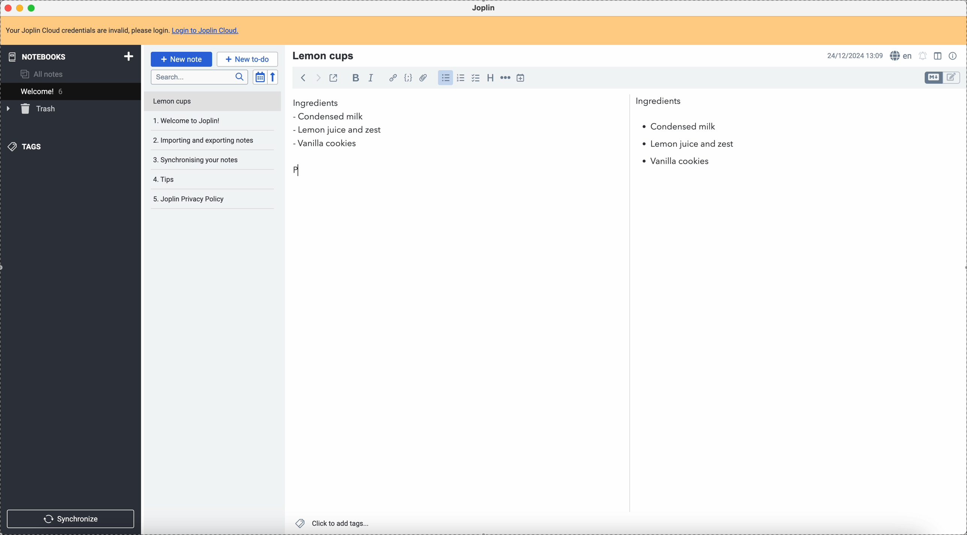 The height and width of the screenshot is (535, 967). What do you see at coordinates (325, 55) in the screenshot?
I see `lemon cups` at bounding box center [325, 55].